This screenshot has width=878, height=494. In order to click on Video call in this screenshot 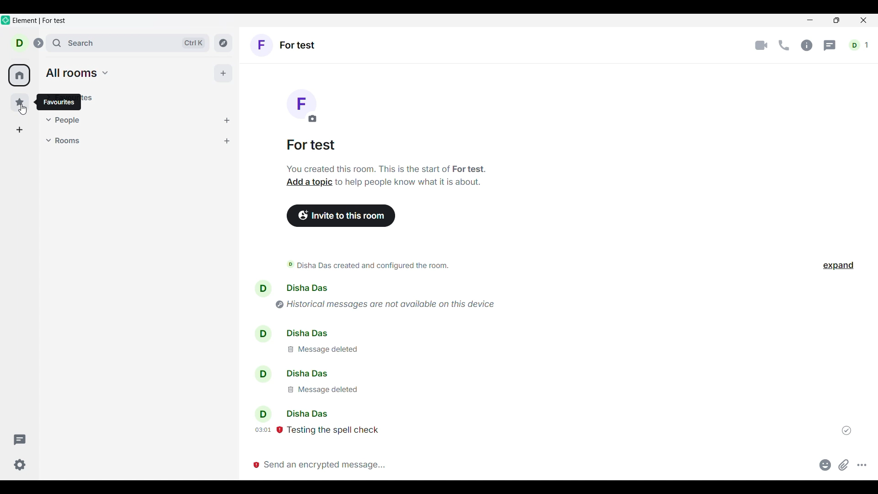, I will do `click(762, 45)`.